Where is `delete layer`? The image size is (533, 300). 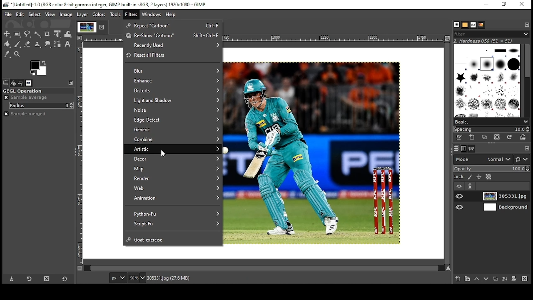 delete layer is located at coordinates (526, 280).